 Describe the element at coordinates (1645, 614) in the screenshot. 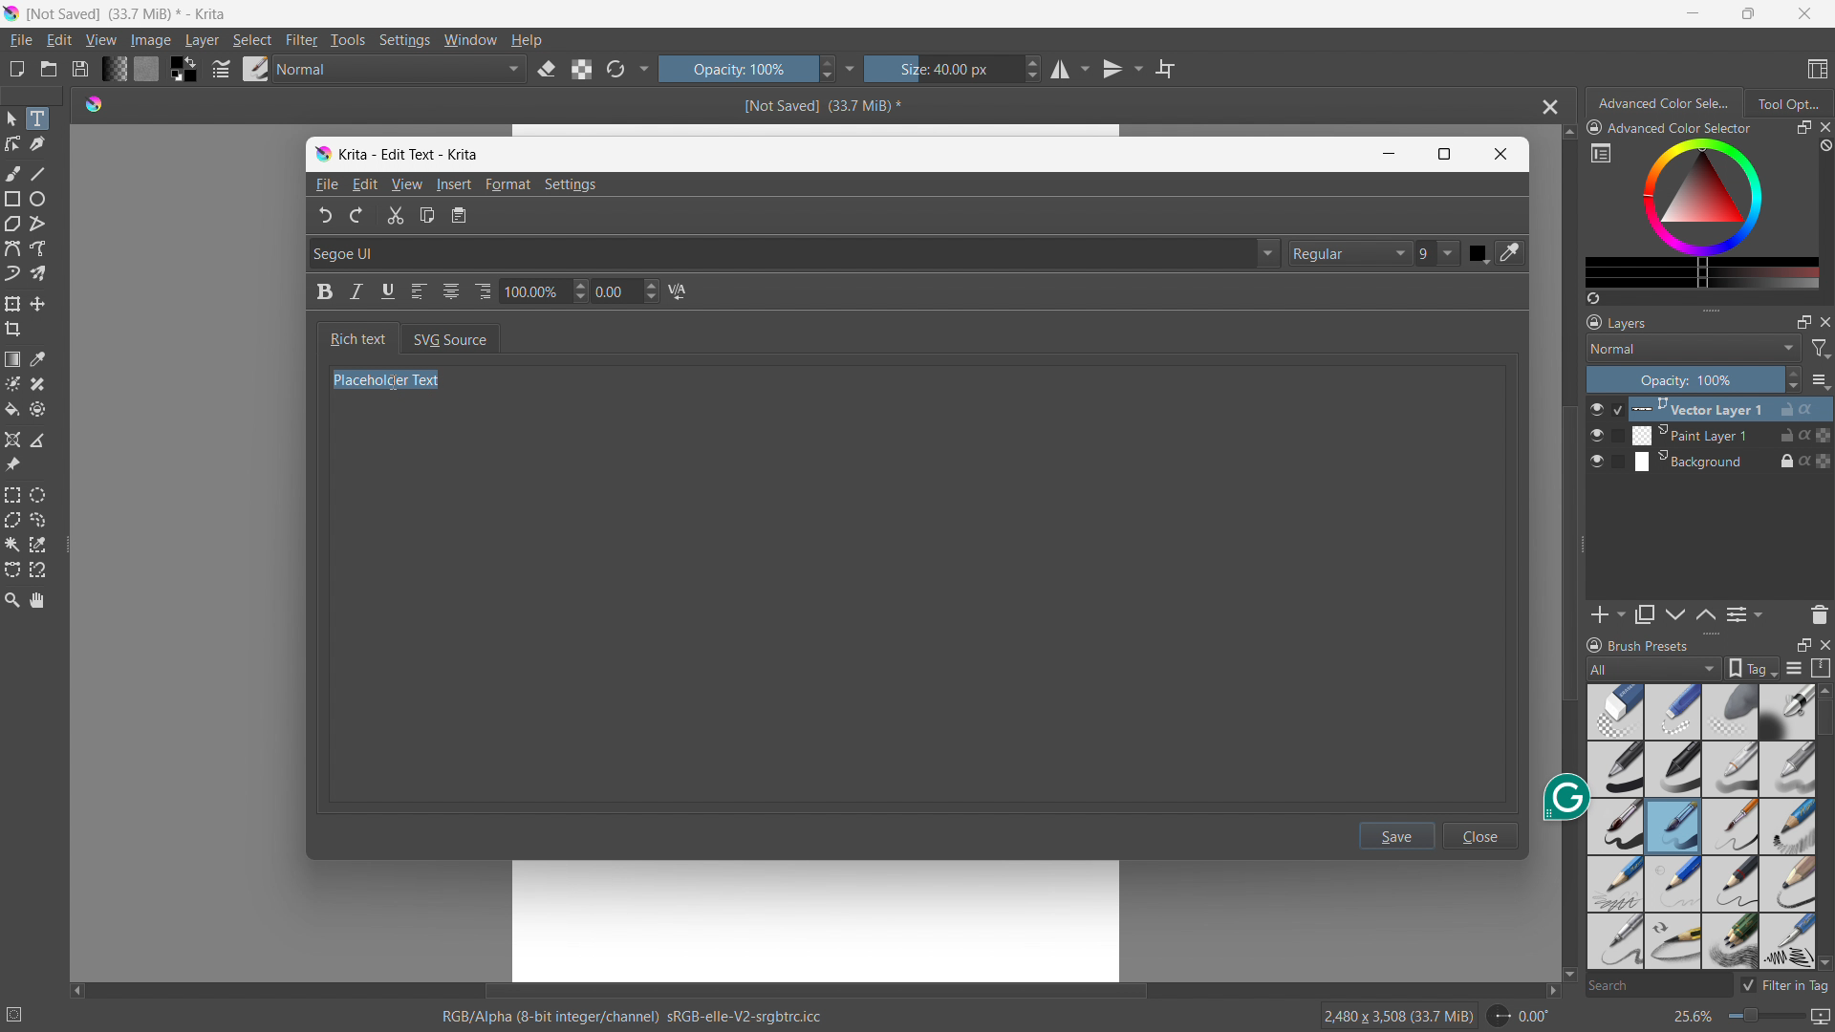

I see `duplicate layer` at that location.